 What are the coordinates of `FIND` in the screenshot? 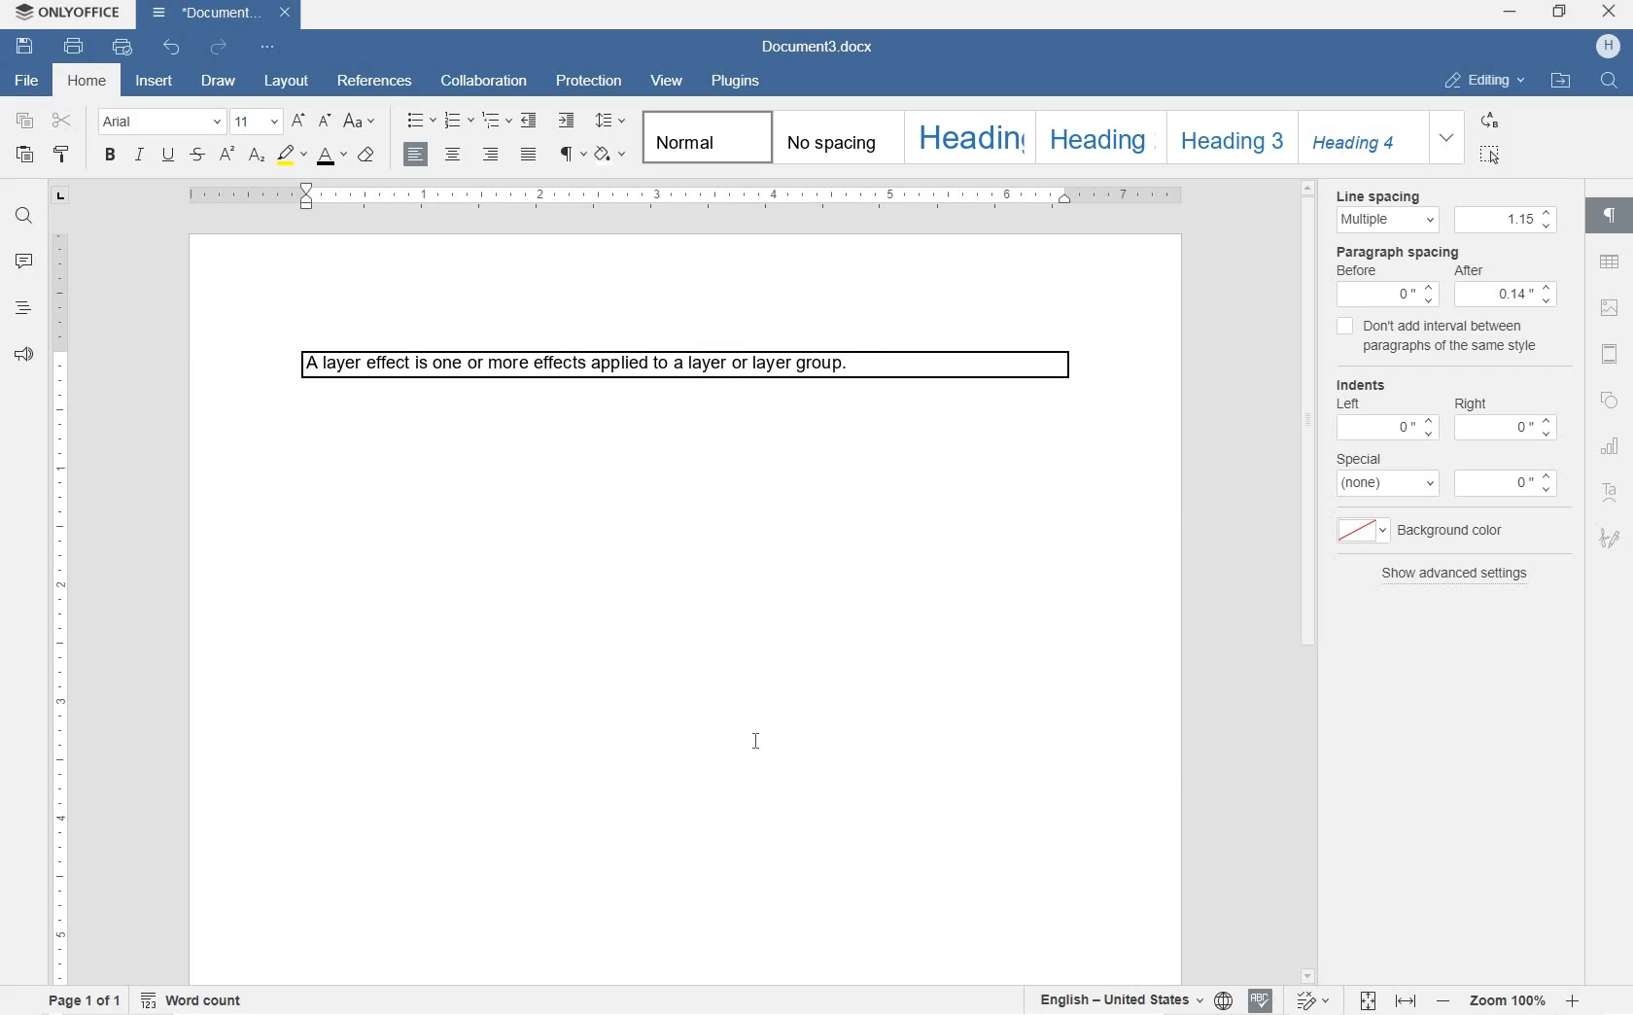 It's located at (1609, 81).